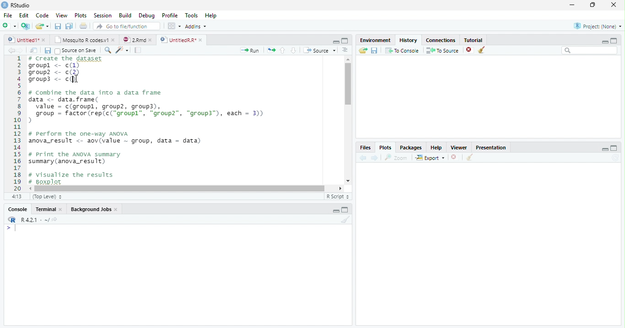 Image resolution: width=625 pixels, height=328 pixels. I want to click on Plots, so click(385, 148).